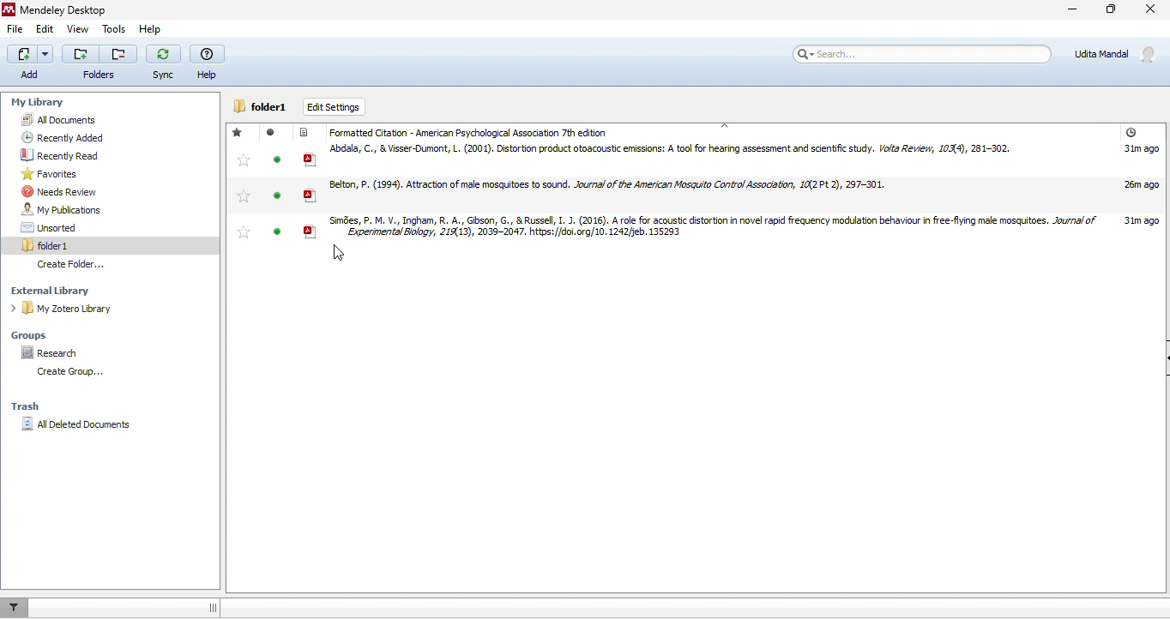 The image size is (1170, 619). What do you see at coordinates (84, 264) in the screenshot?
I see `create folder` at bounding box center [84, 264].